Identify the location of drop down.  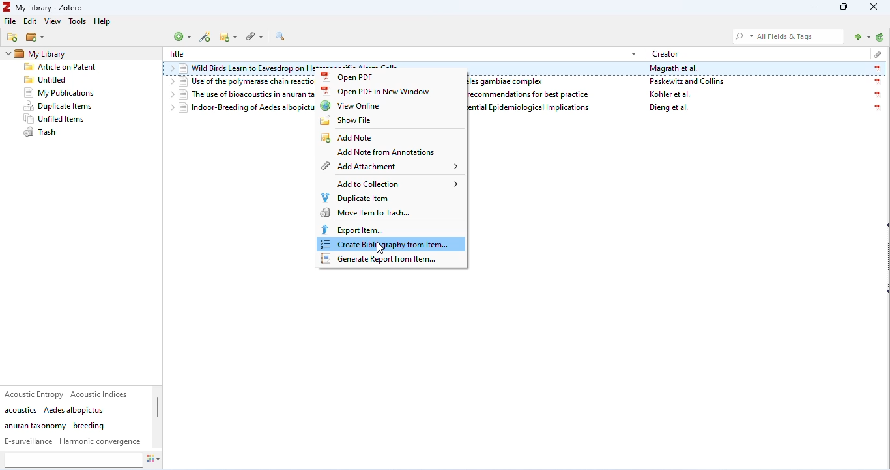
(170, 70).